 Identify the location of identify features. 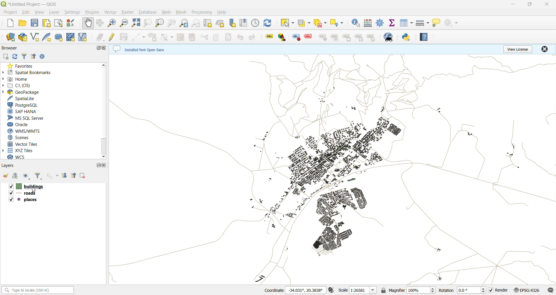
(356, 23).